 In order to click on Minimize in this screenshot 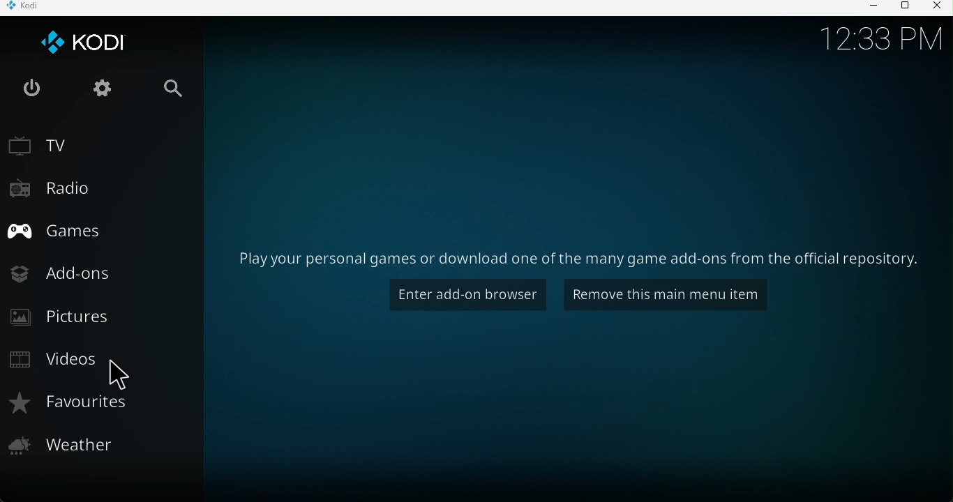, I will do `click(876, 8)`.